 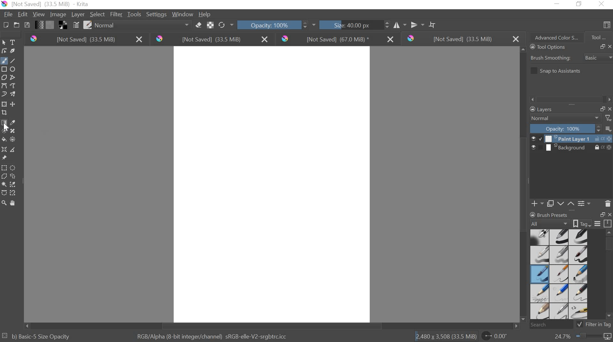 What do you see at coordinates (15, 86) in the screenshot?
I see `freehand path tool` at bounding box center [15, 86].